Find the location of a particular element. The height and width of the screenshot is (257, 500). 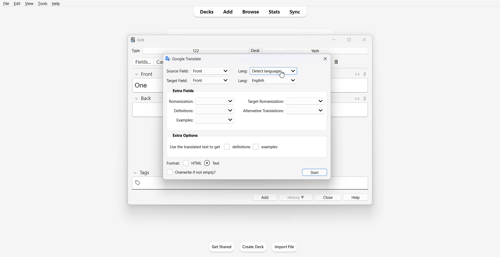

language is located at coordinates (268, 80).